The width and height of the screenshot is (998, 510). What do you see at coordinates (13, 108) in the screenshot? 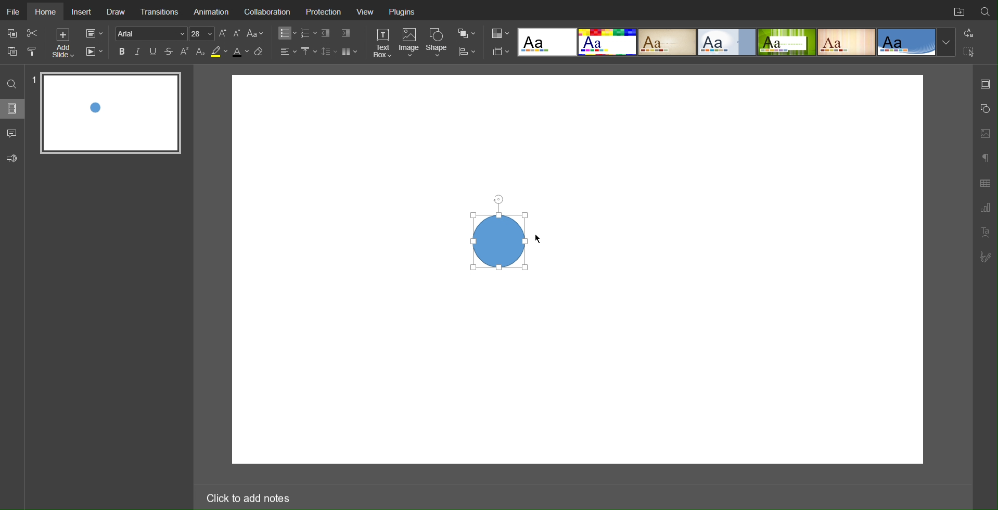
I see `Slides` at bounding box center [13, 108].